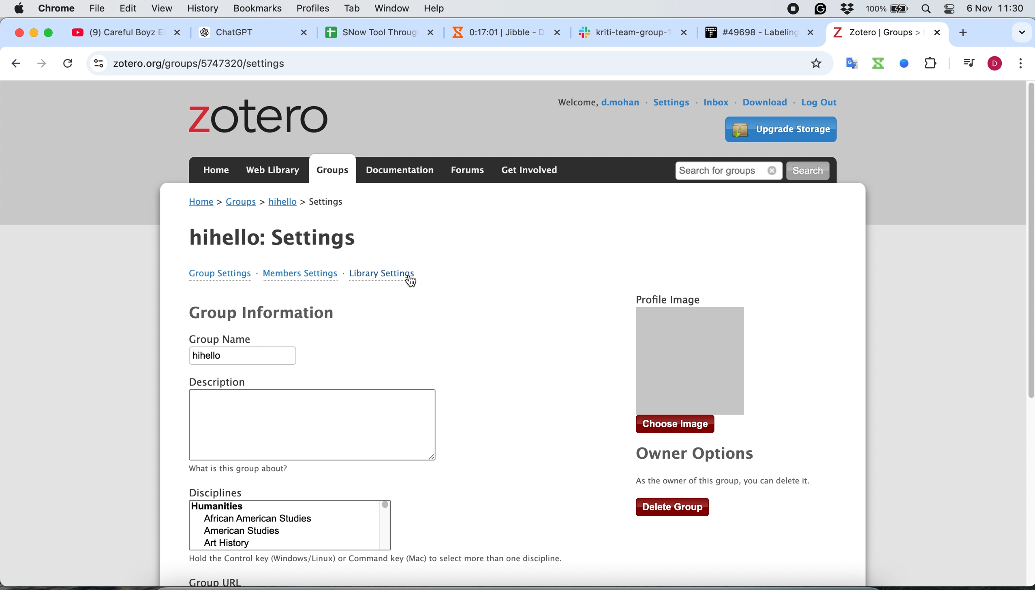  Describe the element at coordinates (375, 562) in the screenshot. I see `Hold the control key (windows/linux) or command key (Mac) to select more than one discipline.` at that location.